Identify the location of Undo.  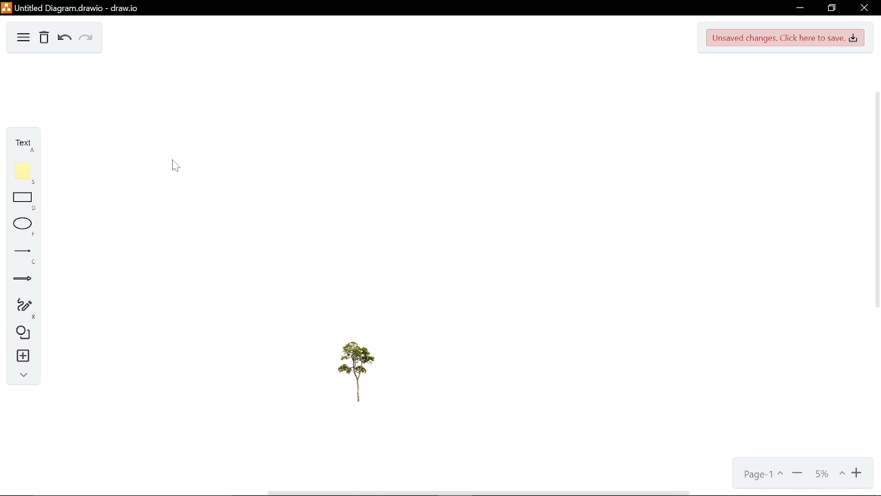
(63, 39).